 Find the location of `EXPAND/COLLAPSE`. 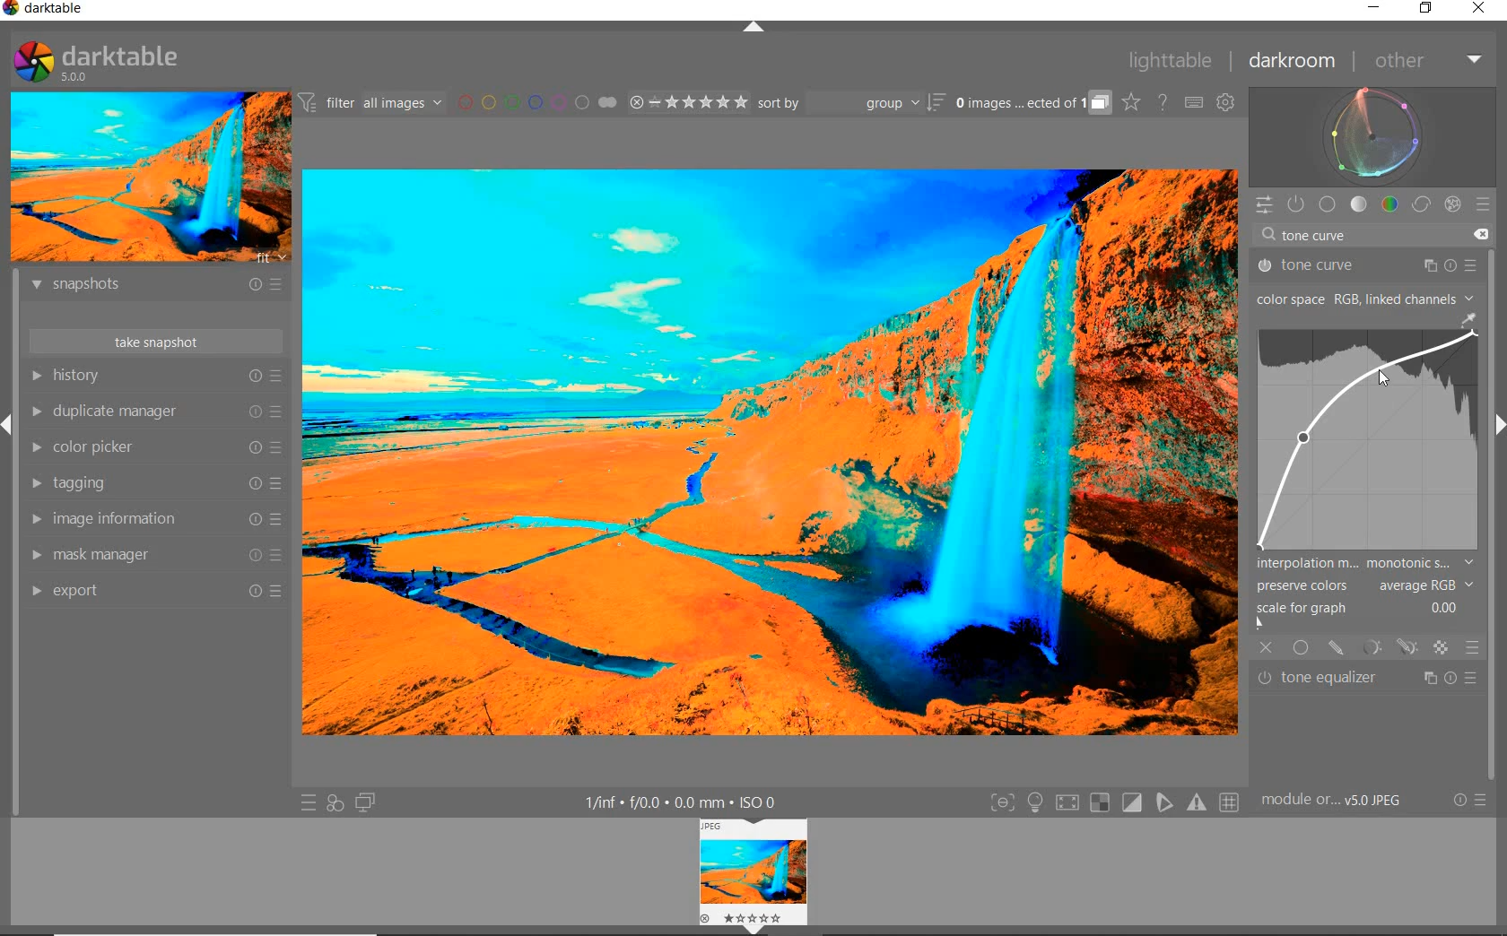

EXPAND/COLLAPSE is located at coordinates (755, 30).